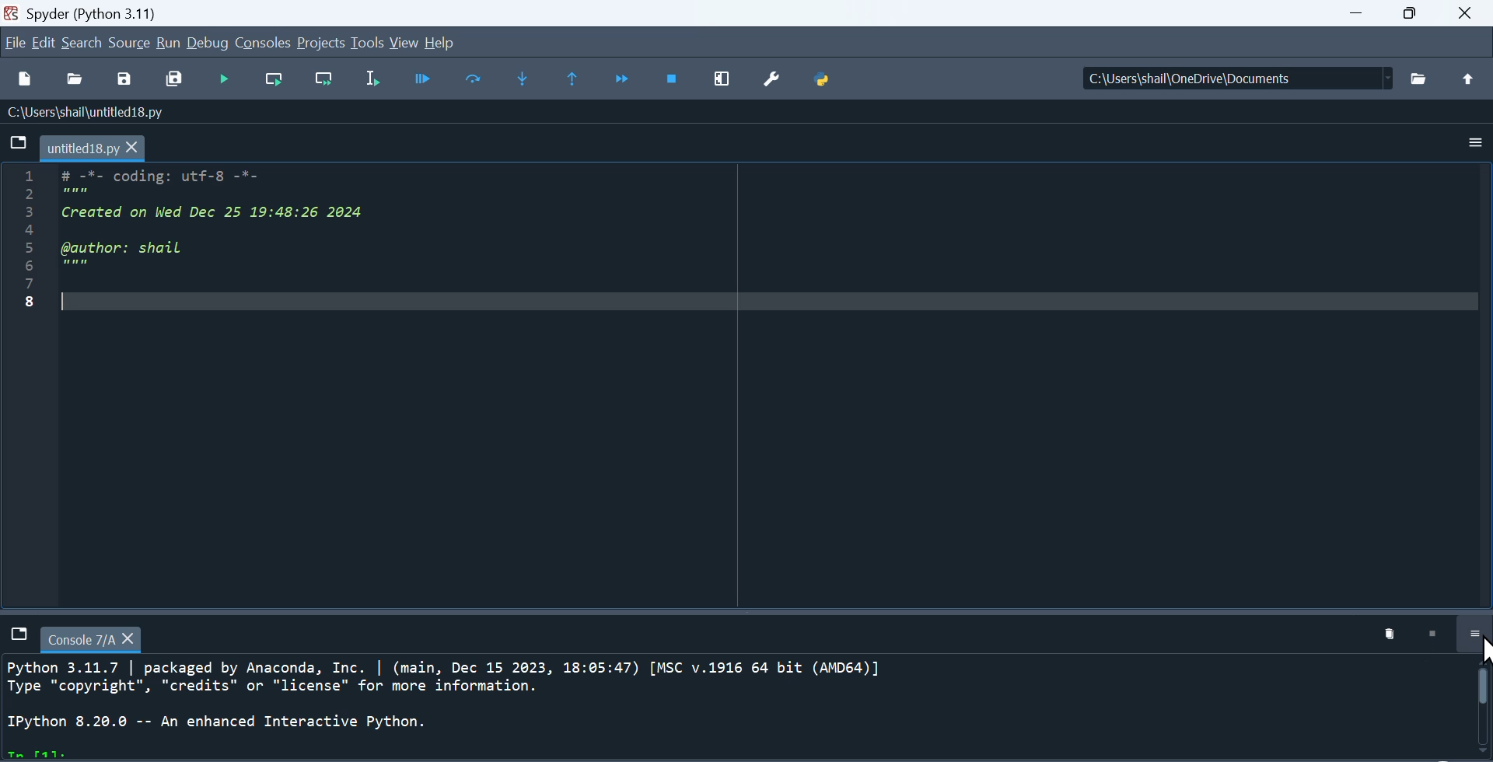 This screenshot has width=1493, height=762. Describe the element at coordinates (317, 42) in the screenshot. I see `projects` at that location.